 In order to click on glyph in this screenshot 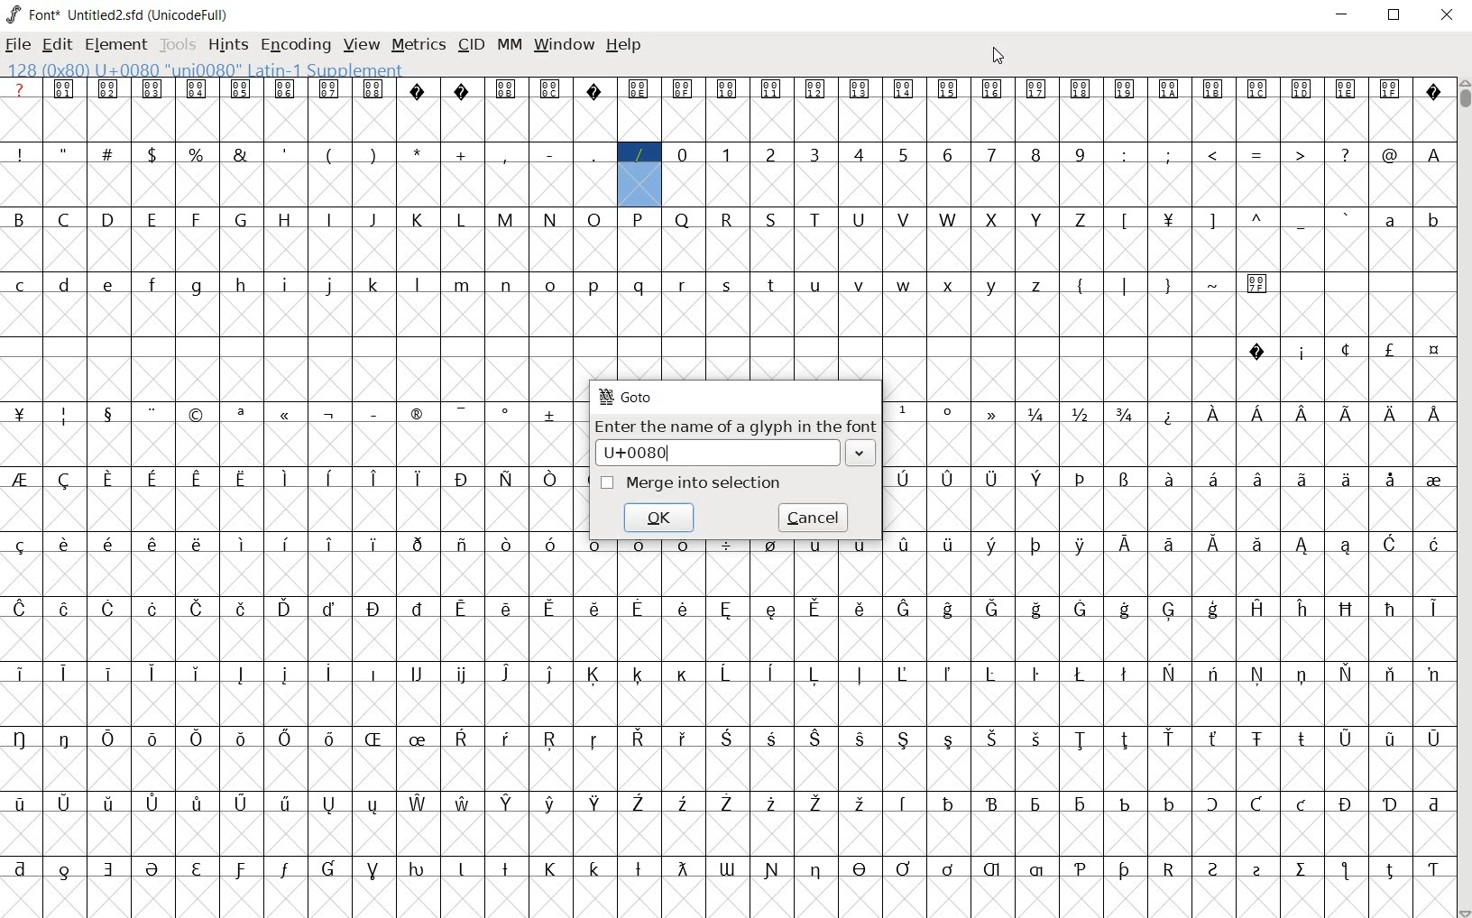, I will do `click(1390, 155)`.